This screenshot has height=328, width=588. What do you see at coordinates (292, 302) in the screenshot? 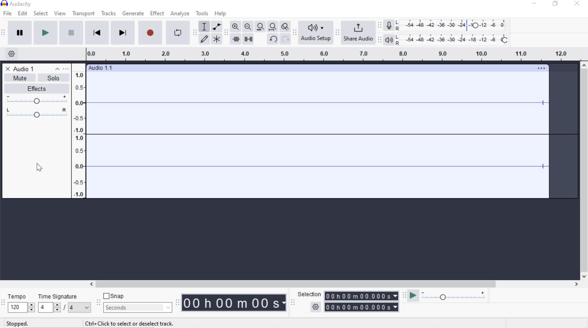
I see `Selection Toolbar` at bounding box center [292, 302].